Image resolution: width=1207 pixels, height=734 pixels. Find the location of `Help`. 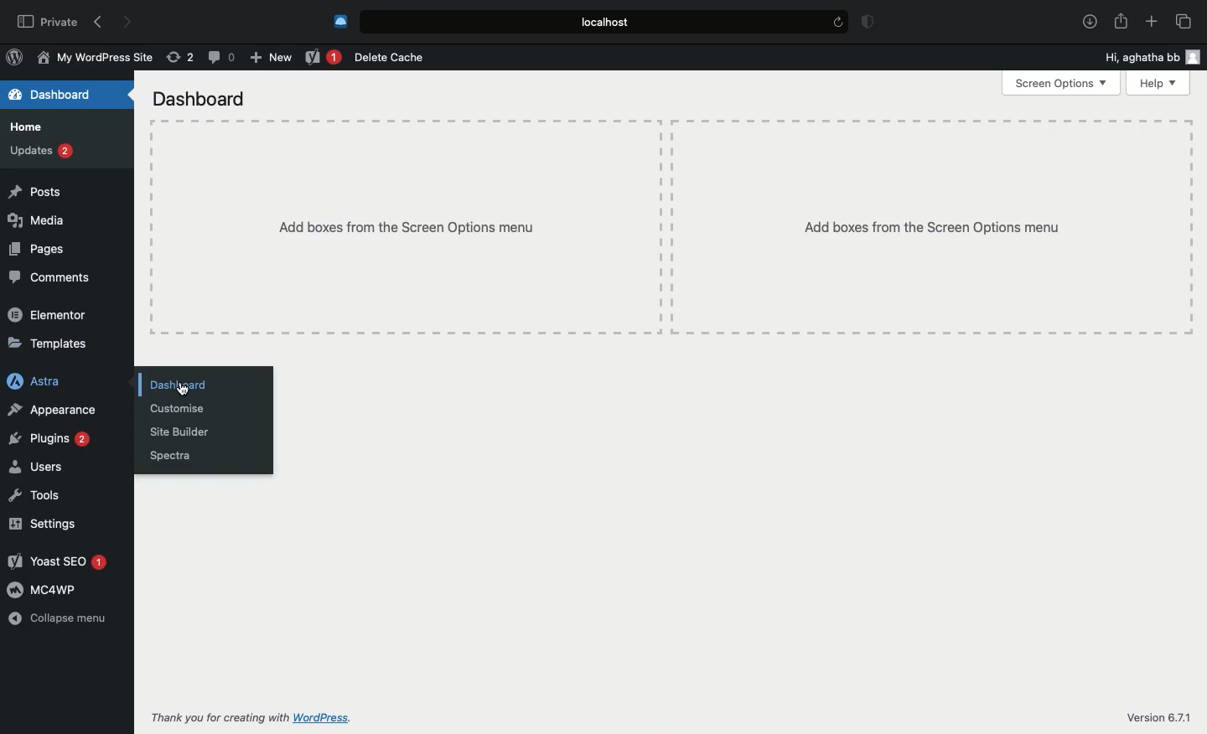

Help is located at coordinates (1158, 83).